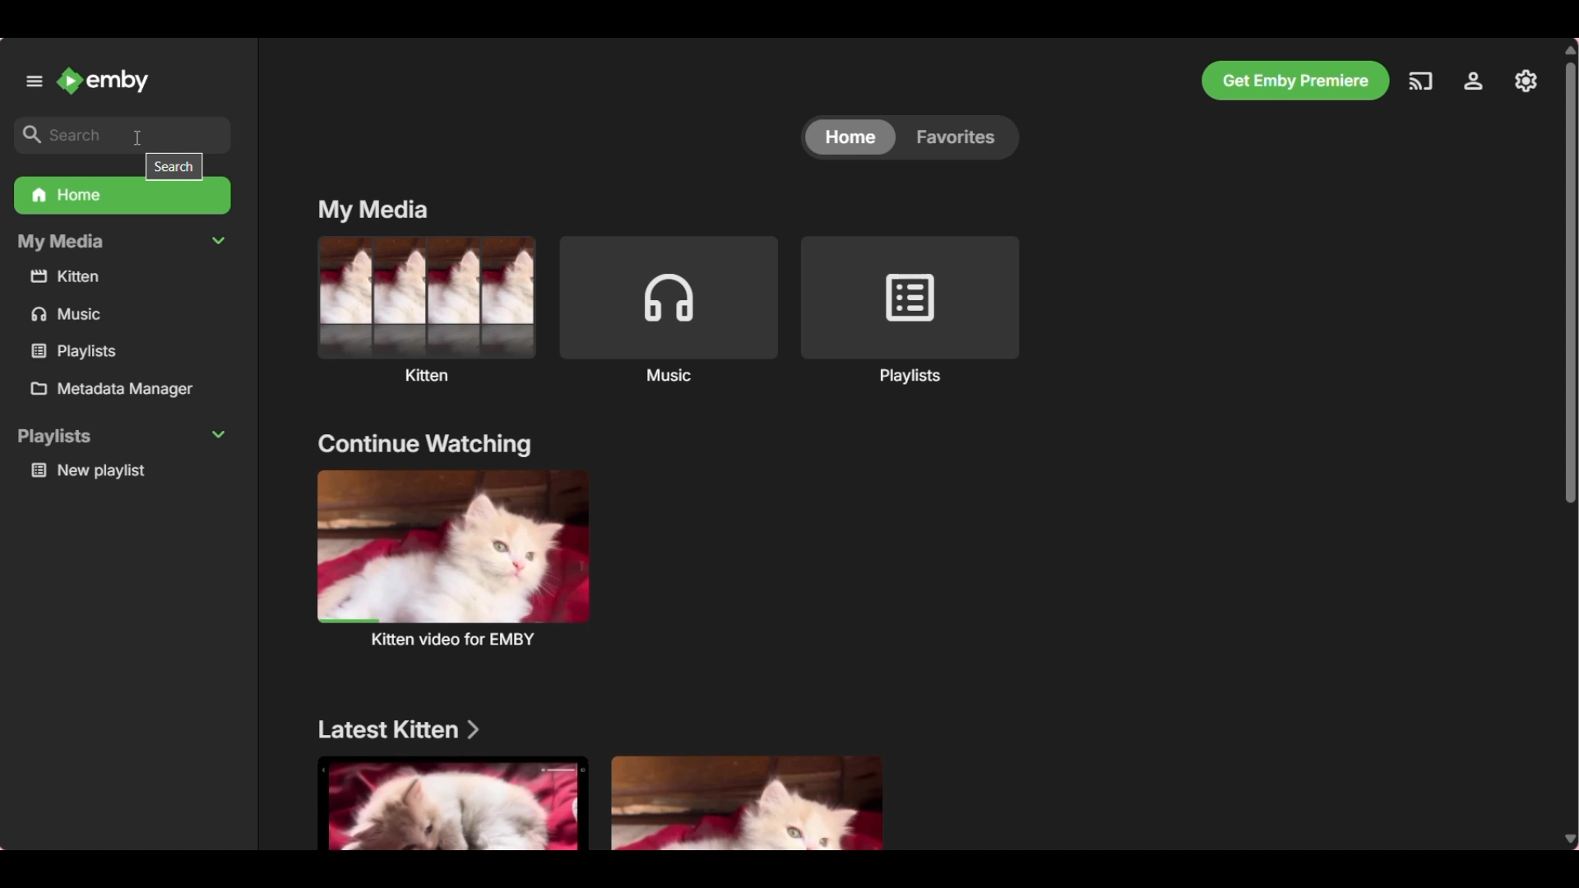 Image resolution: width=1579 pixels, height=888 pixels. Describe the element at coordinates (1420, 81) in the screenshot. I see `Play on another device` at that location.